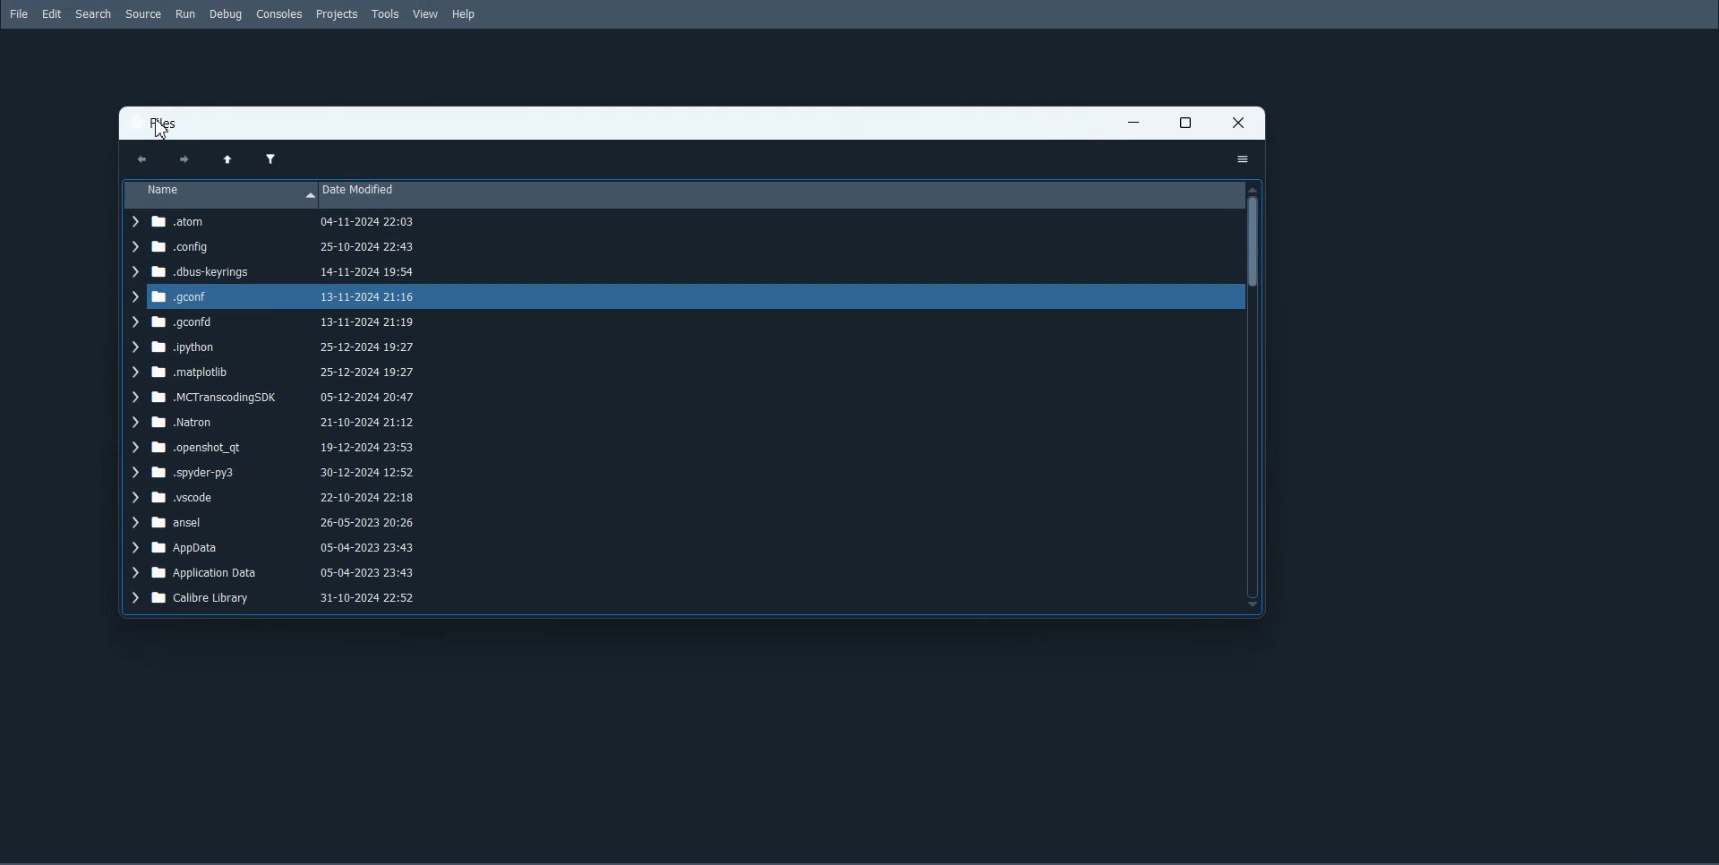 This screenshot has width=1719, height=865. What do you see at coordinates (1185, 123) in the screenshot?
I see `Maximize` at bounding box center [1185, 123].